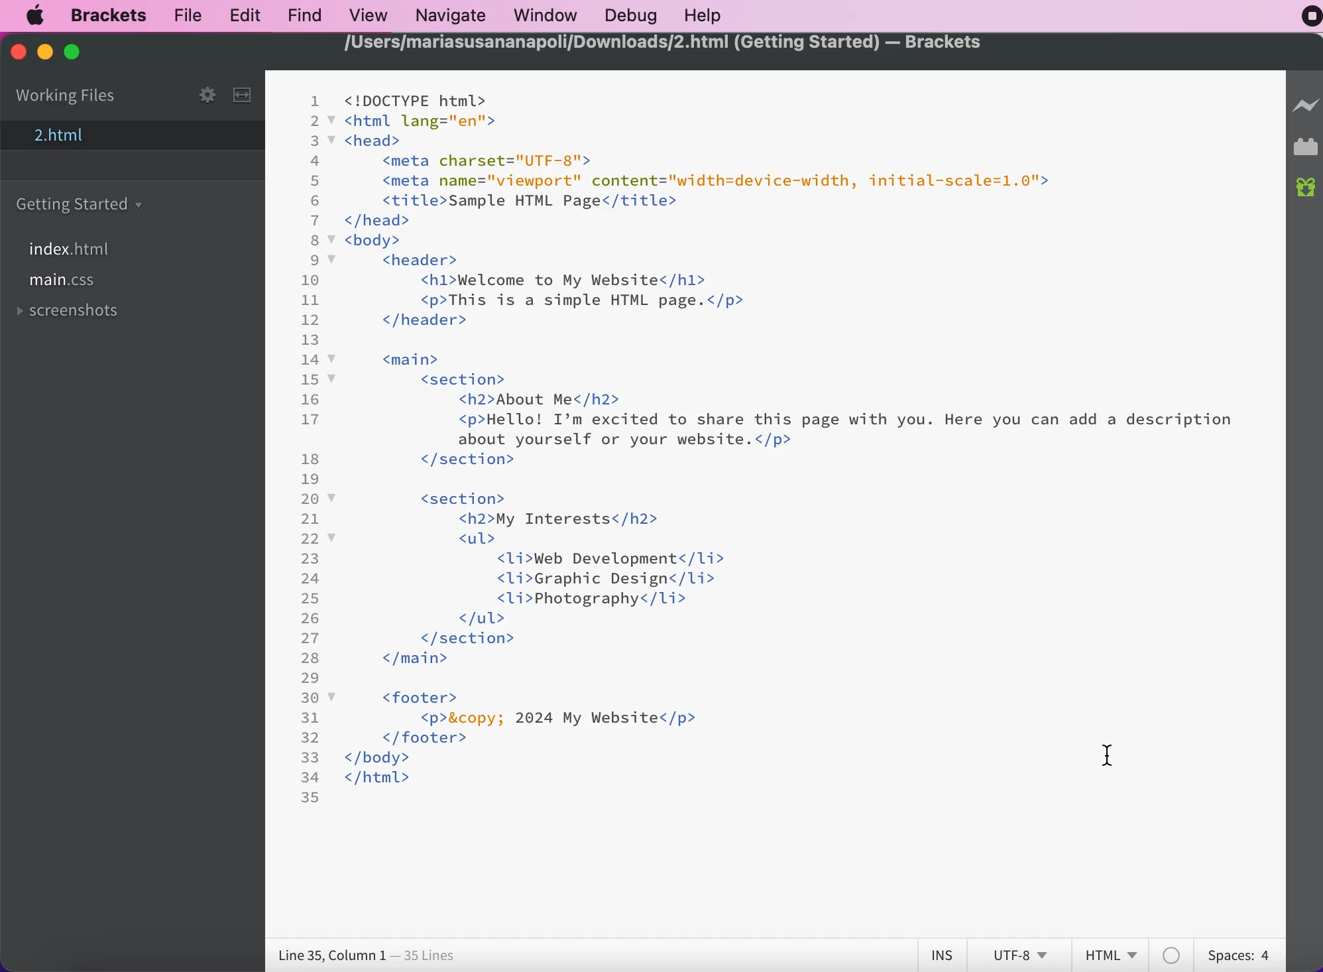 This screenshot has height=972, width=1323. I want to click on 14, so click(312, 360).